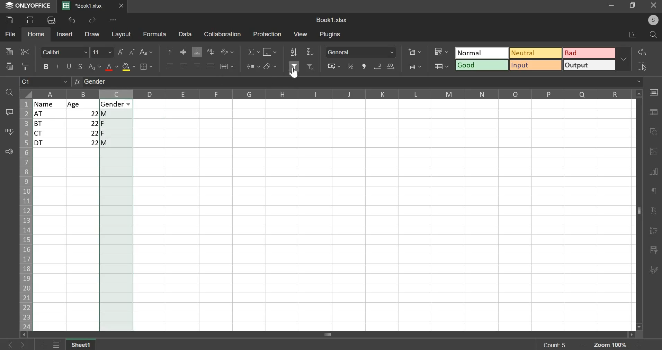  I want to click on signature, so click(653, 270).